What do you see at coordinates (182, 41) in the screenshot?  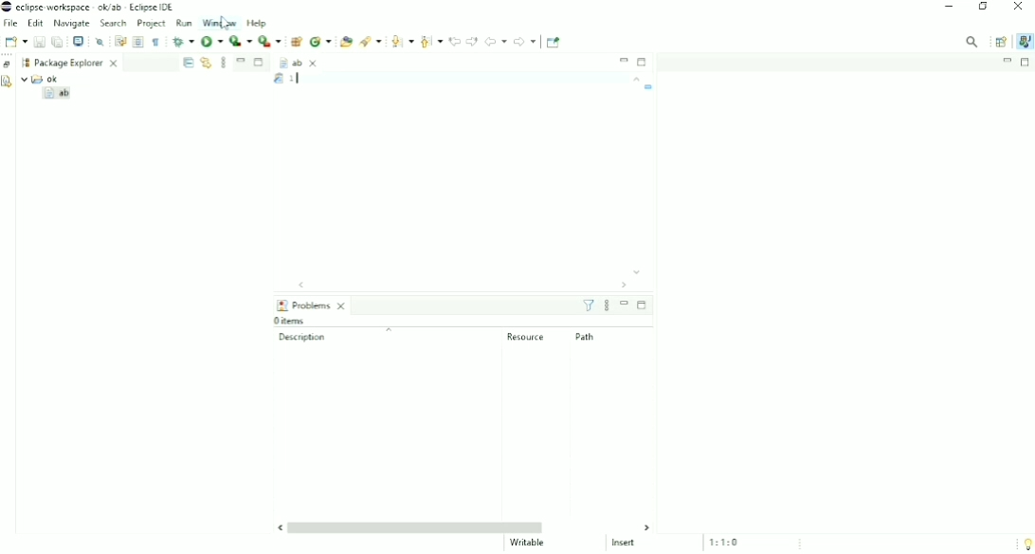 I see `Debug` at bounding box center [182, 41].